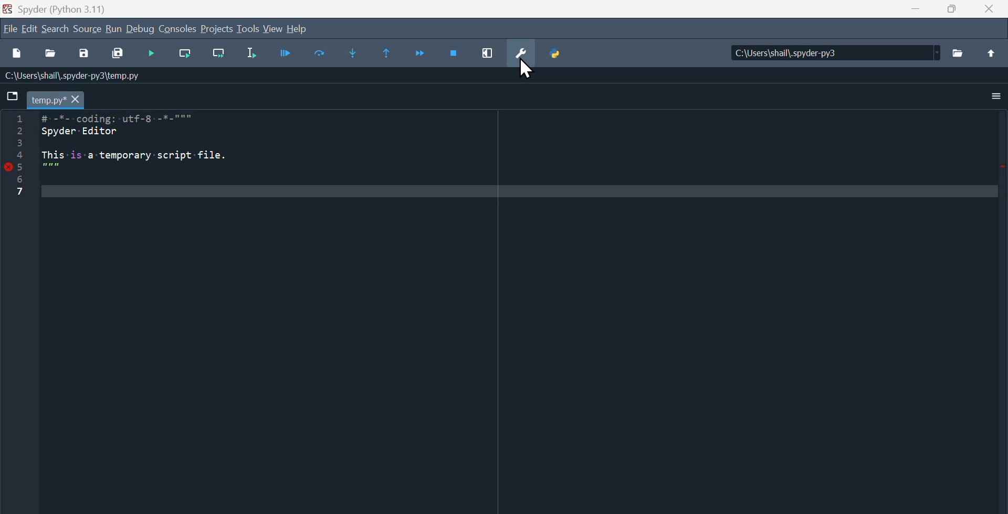 This screenshot has height=514, width=1008. I want to click on view, so click(272, 28).